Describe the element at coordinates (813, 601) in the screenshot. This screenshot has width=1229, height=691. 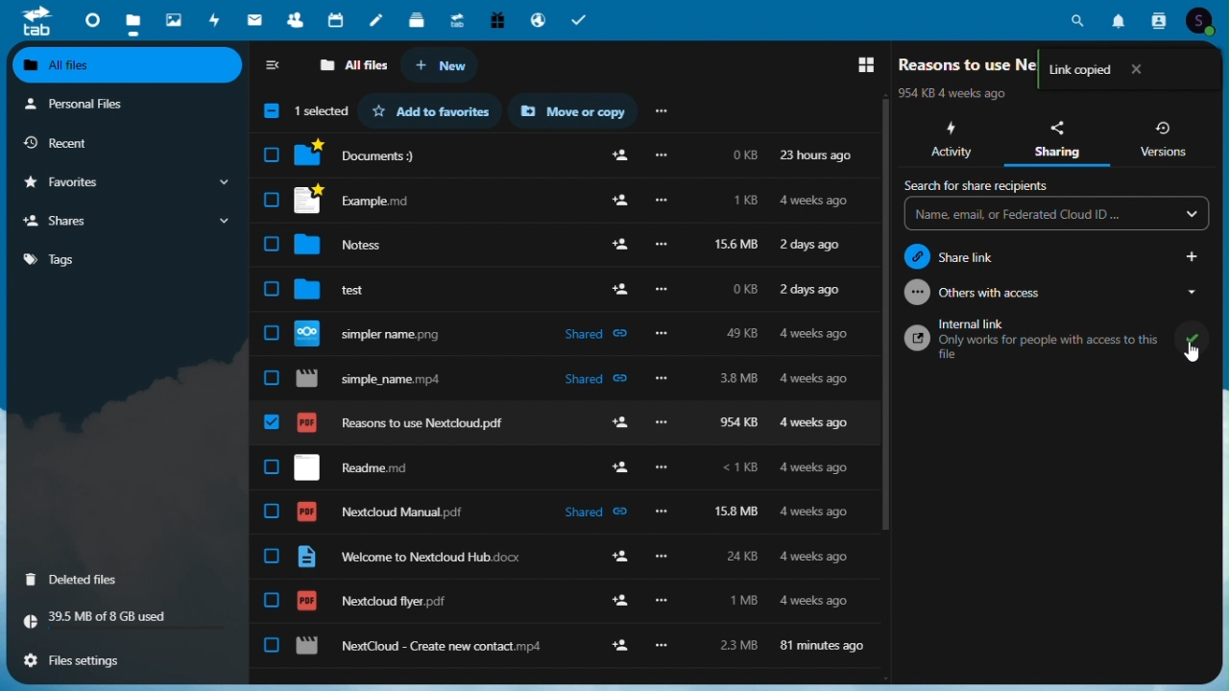
I see `4 weeks ago` at that location.